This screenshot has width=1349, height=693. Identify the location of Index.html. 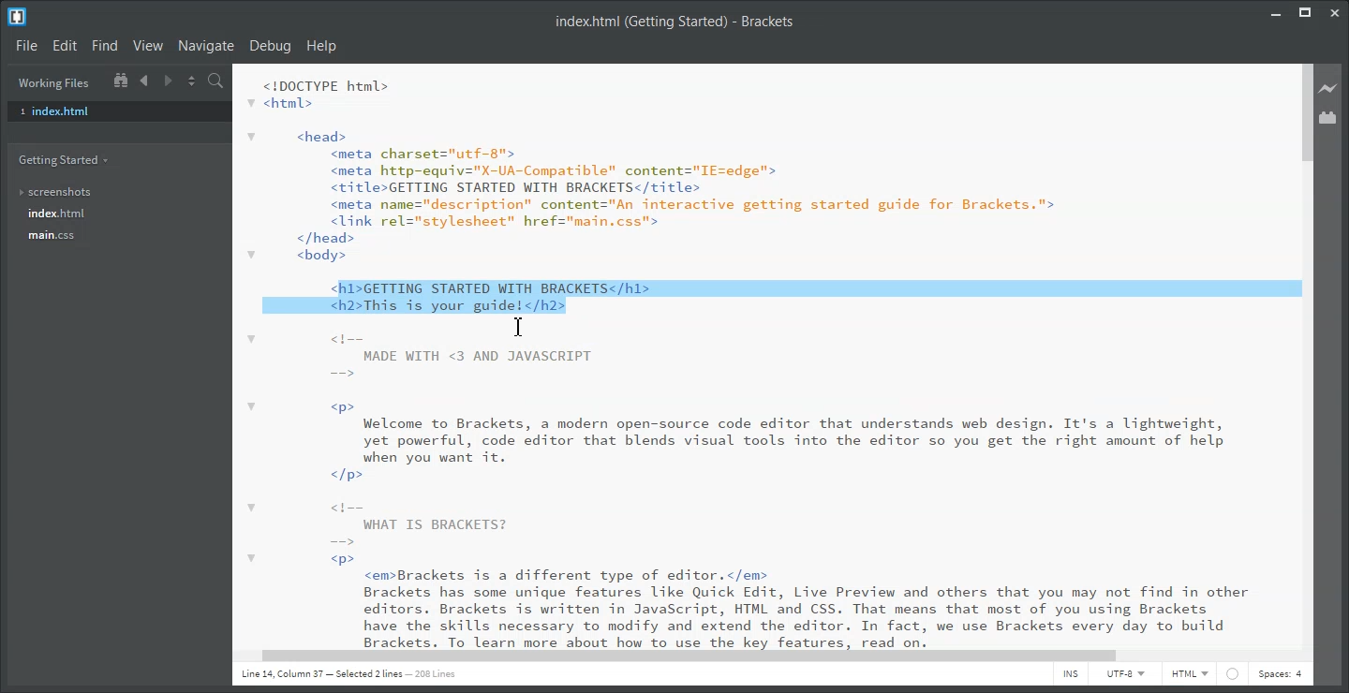
(118, 111).